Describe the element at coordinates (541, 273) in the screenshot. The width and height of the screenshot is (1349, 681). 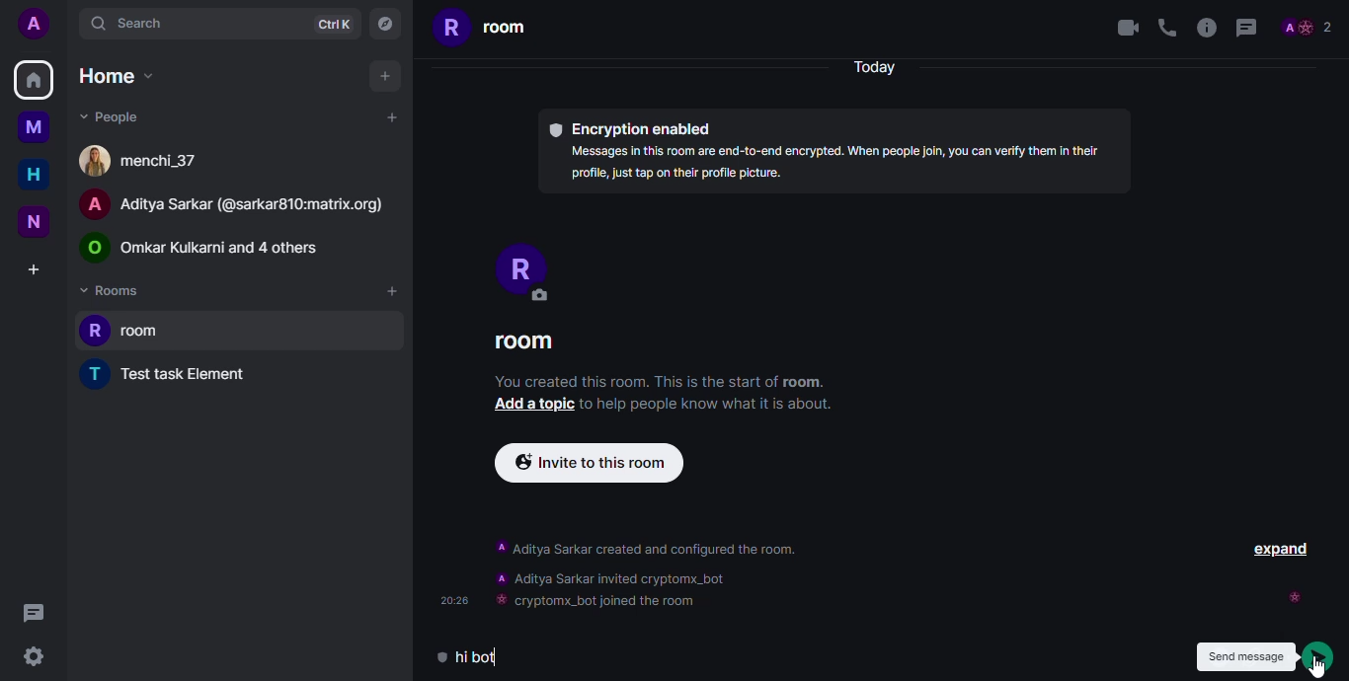
I see `PROFILE` at that location.